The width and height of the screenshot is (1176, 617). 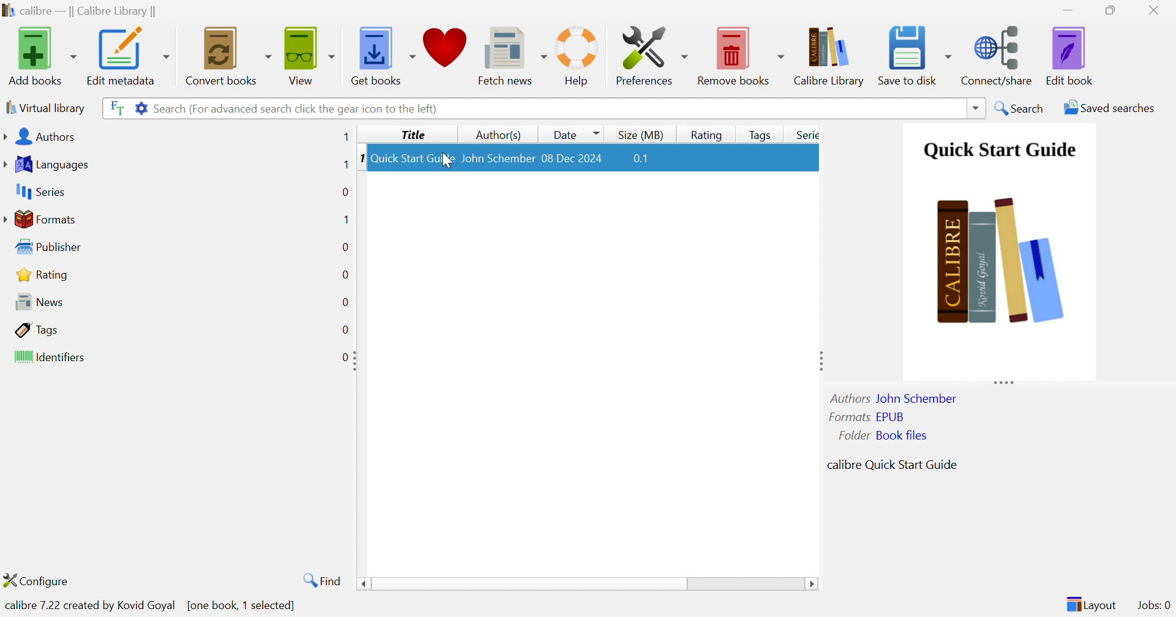 I want to click on Remove Books, so click(x=739, y=54).